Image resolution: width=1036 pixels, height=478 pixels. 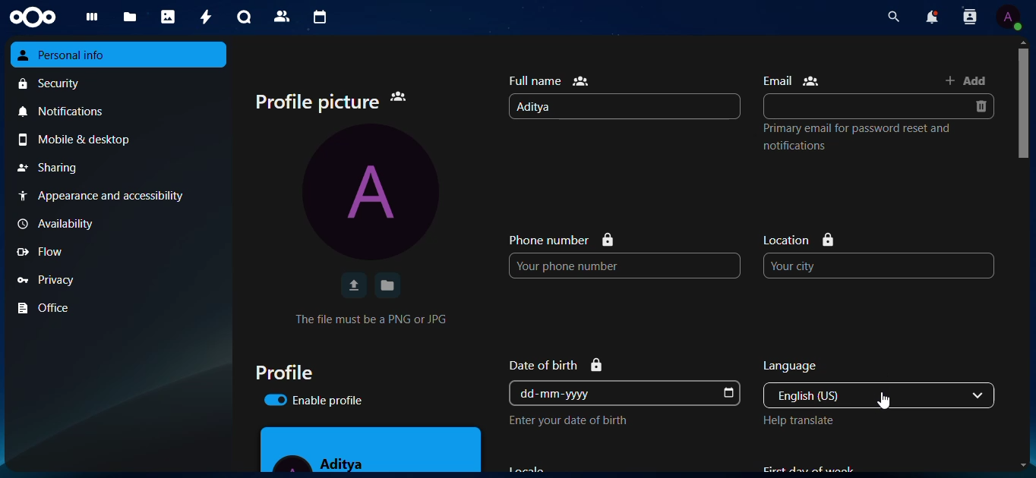 What do you see at coordinates (804, 423) in the screenshot?
I see `help` at bounding box center [804, 423].